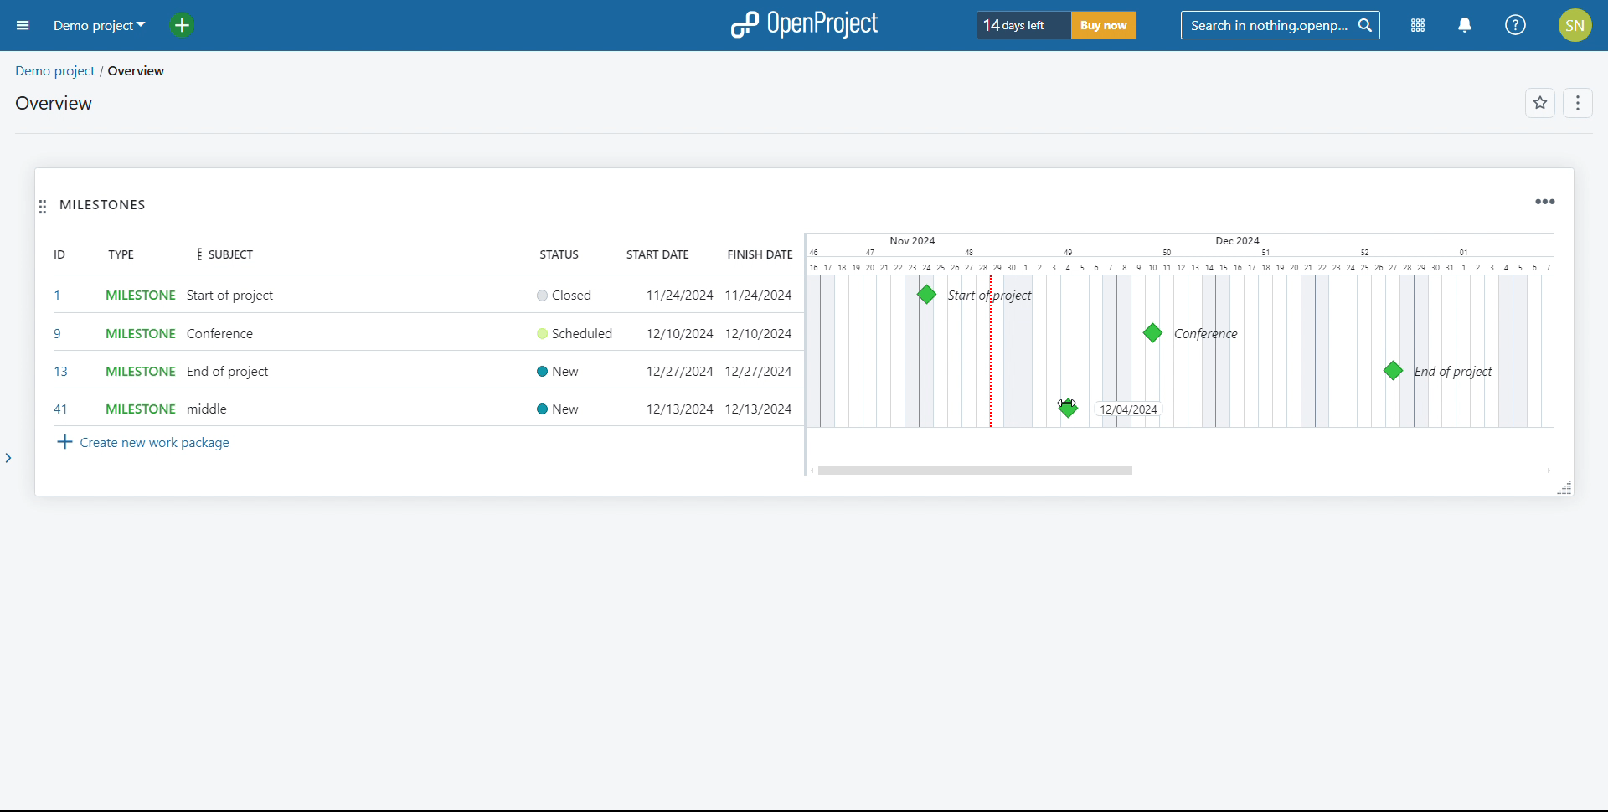 Image resolution: width=1608 pixels, height=812 pixels. Describe the element at coordinates (677, 353) in the screenshot. I see `set start date` at that location.